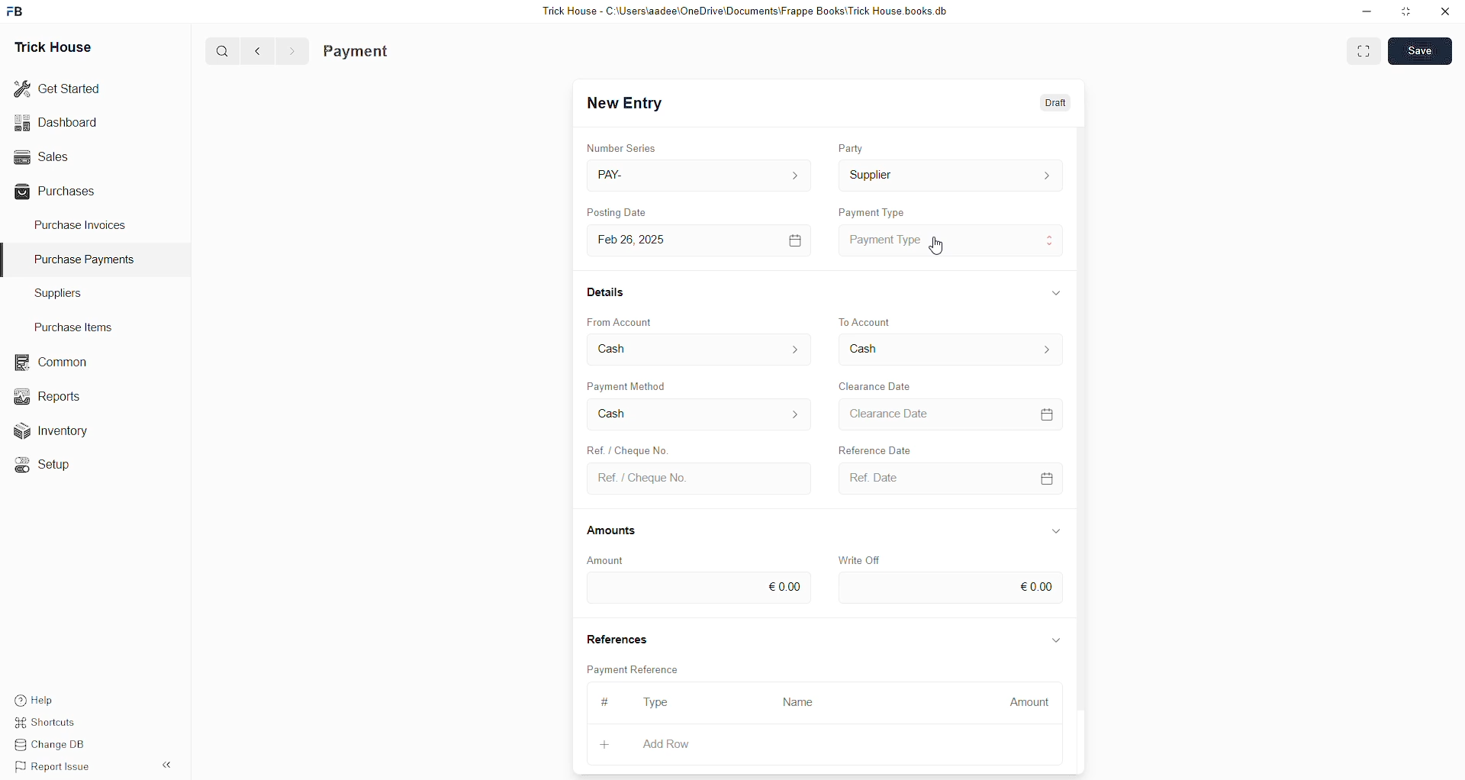 The image size is (1465, 780). I want to click on Maximize, so click(1407, 15).